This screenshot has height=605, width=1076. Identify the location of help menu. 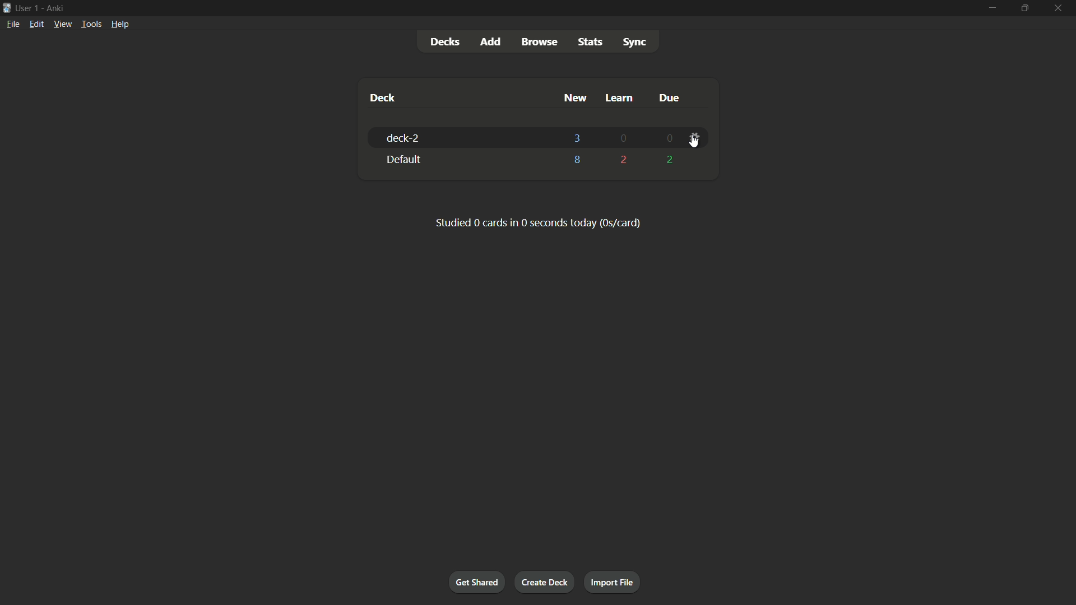
(121, 24).